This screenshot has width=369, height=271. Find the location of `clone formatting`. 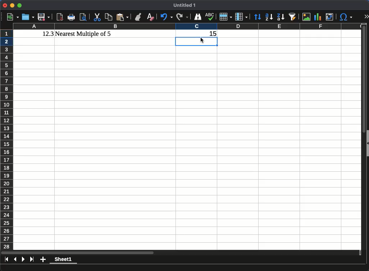

clone formatting is located at coordinates (138, 17).